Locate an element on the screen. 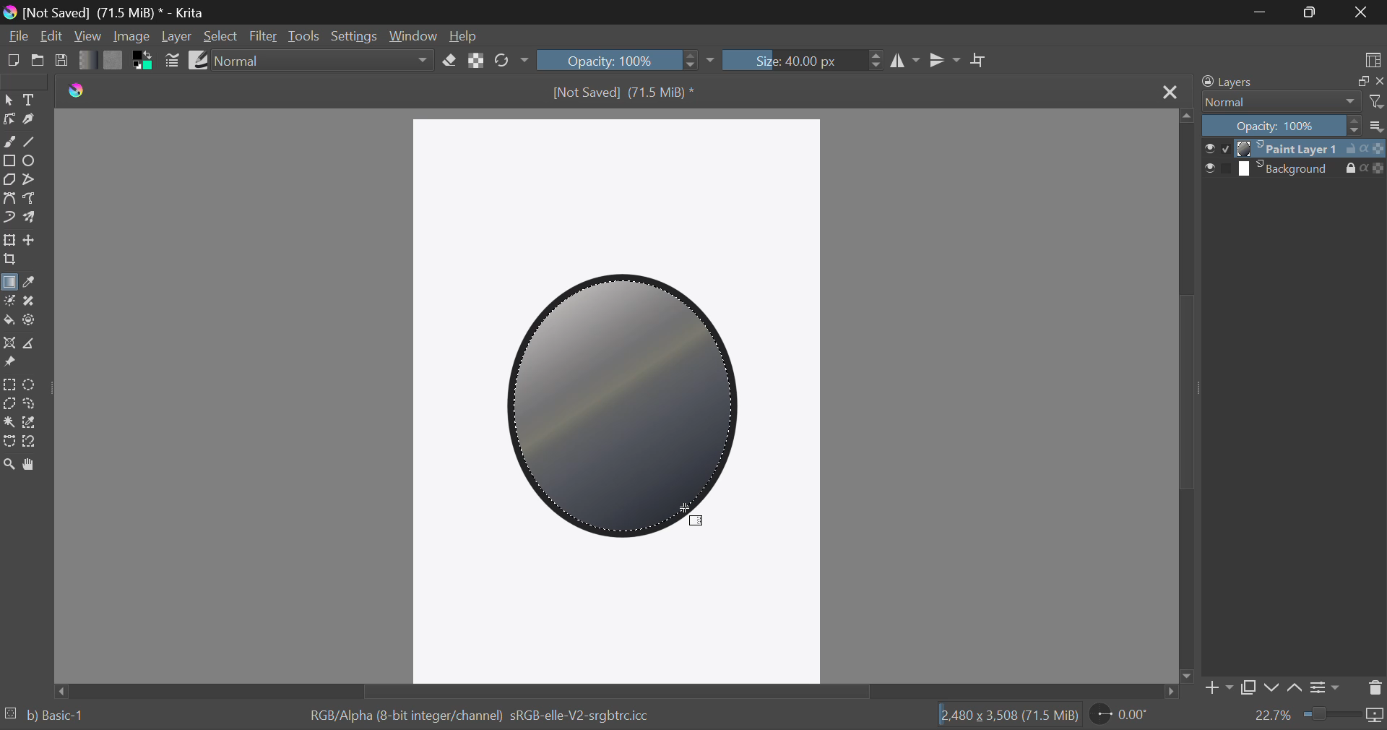 This screenshot has height=730, width=1387. Zoom is located at coordinates (10, 465).